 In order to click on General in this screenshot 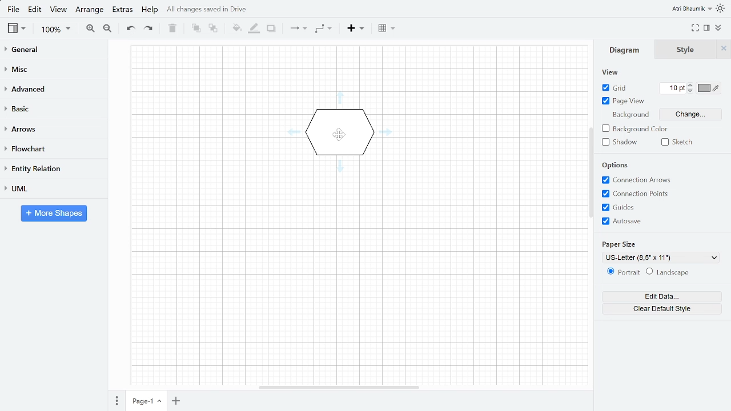, I will do `click(53, 50)`.